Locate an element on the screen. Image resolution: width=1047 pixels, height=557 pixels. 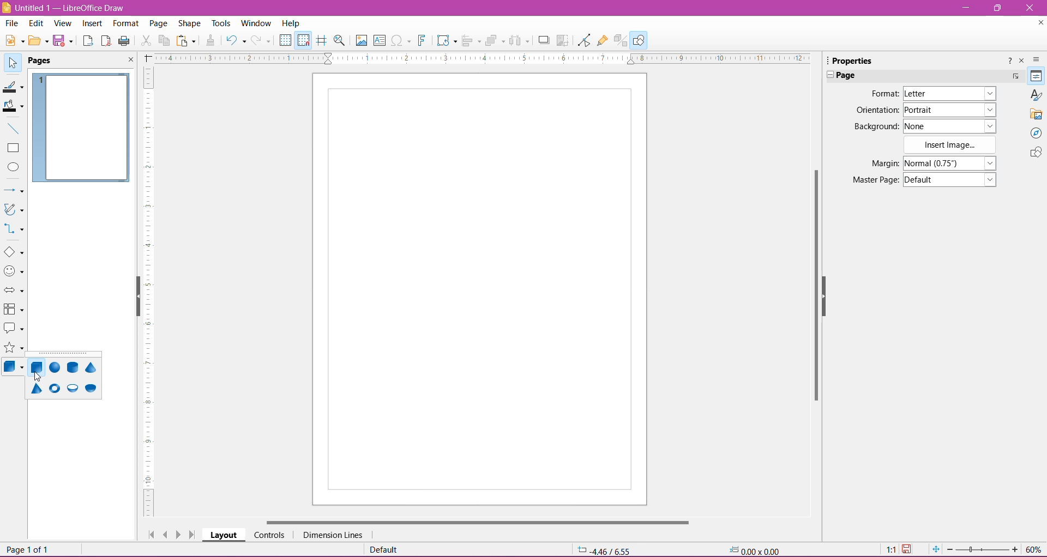
Sphere is located at coordinates (55, 368).